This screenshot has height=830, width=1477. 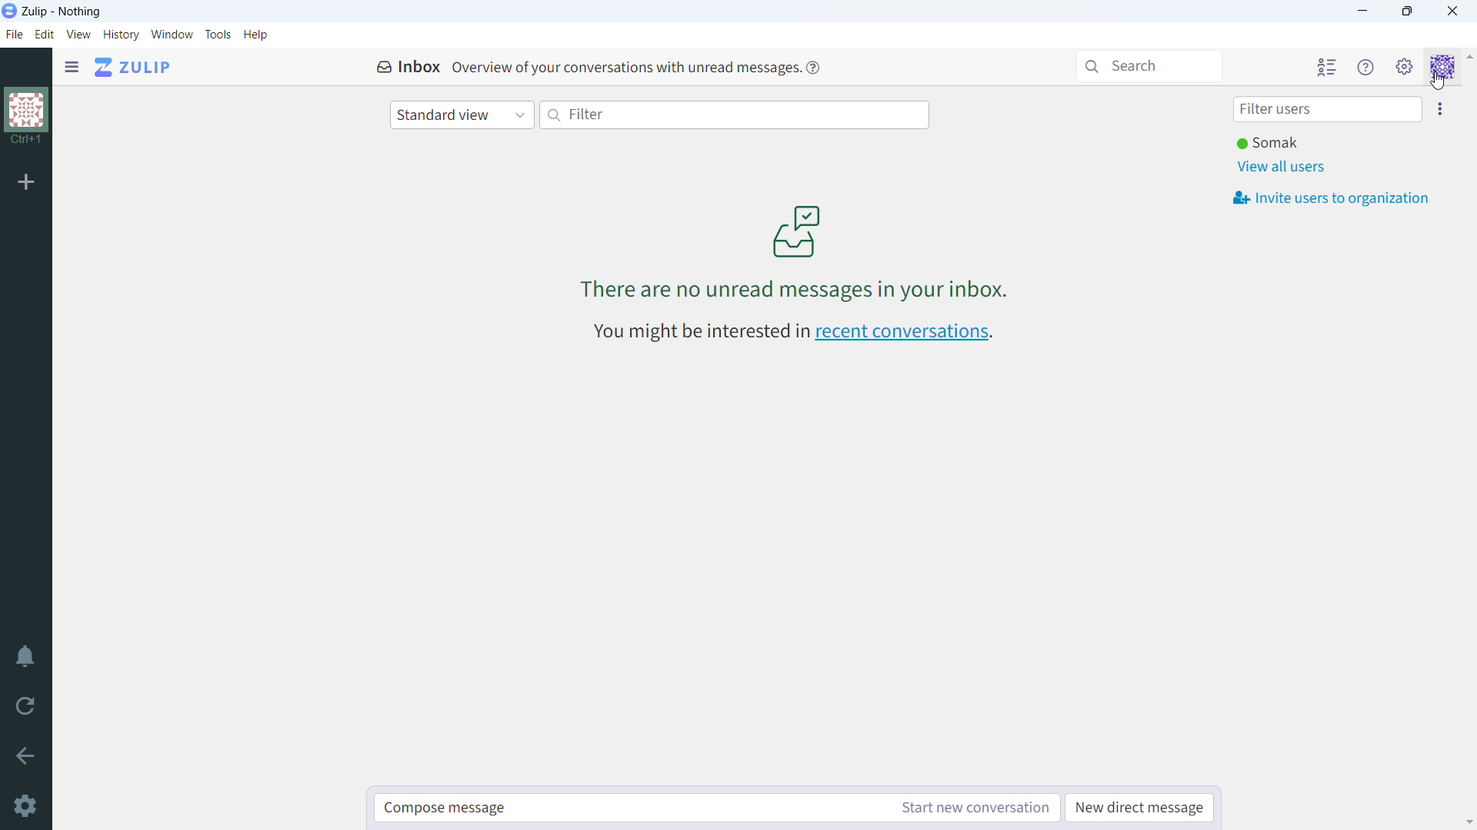 What do you see at coordinates (25, 705) in the screenshot?
I see `reload` at bounding box center [25, 705].